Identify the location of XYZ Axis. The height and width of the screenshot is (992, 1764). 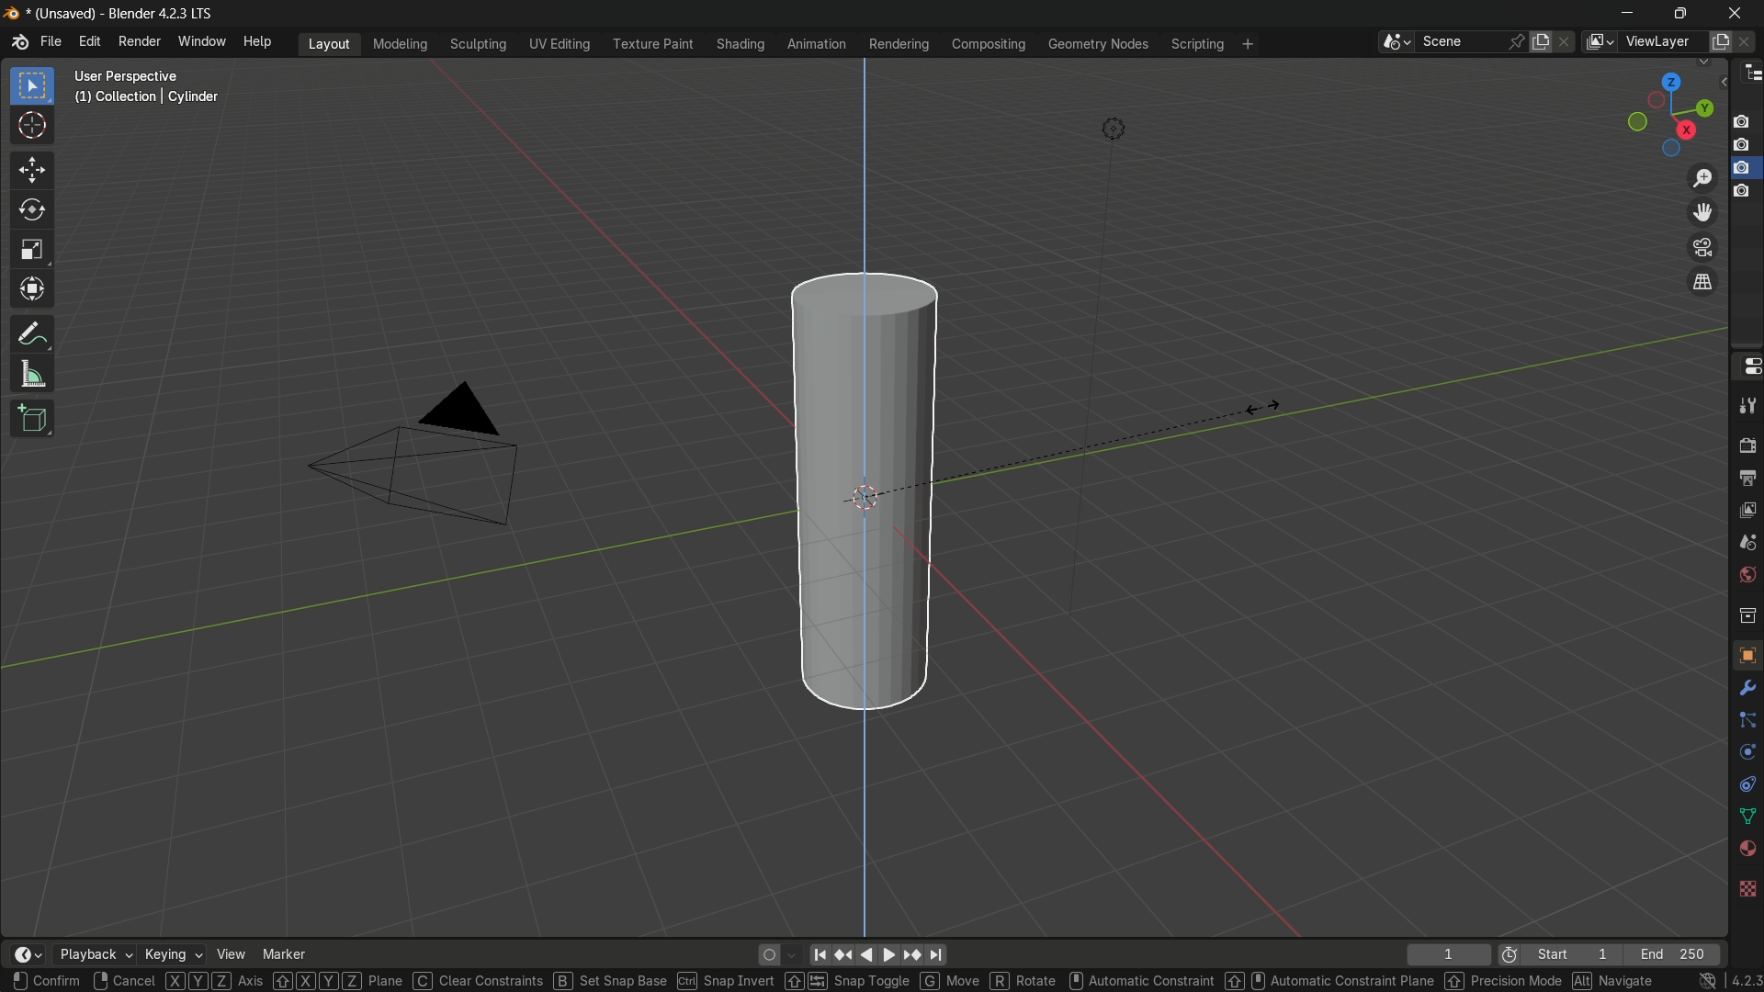
(214, 981).